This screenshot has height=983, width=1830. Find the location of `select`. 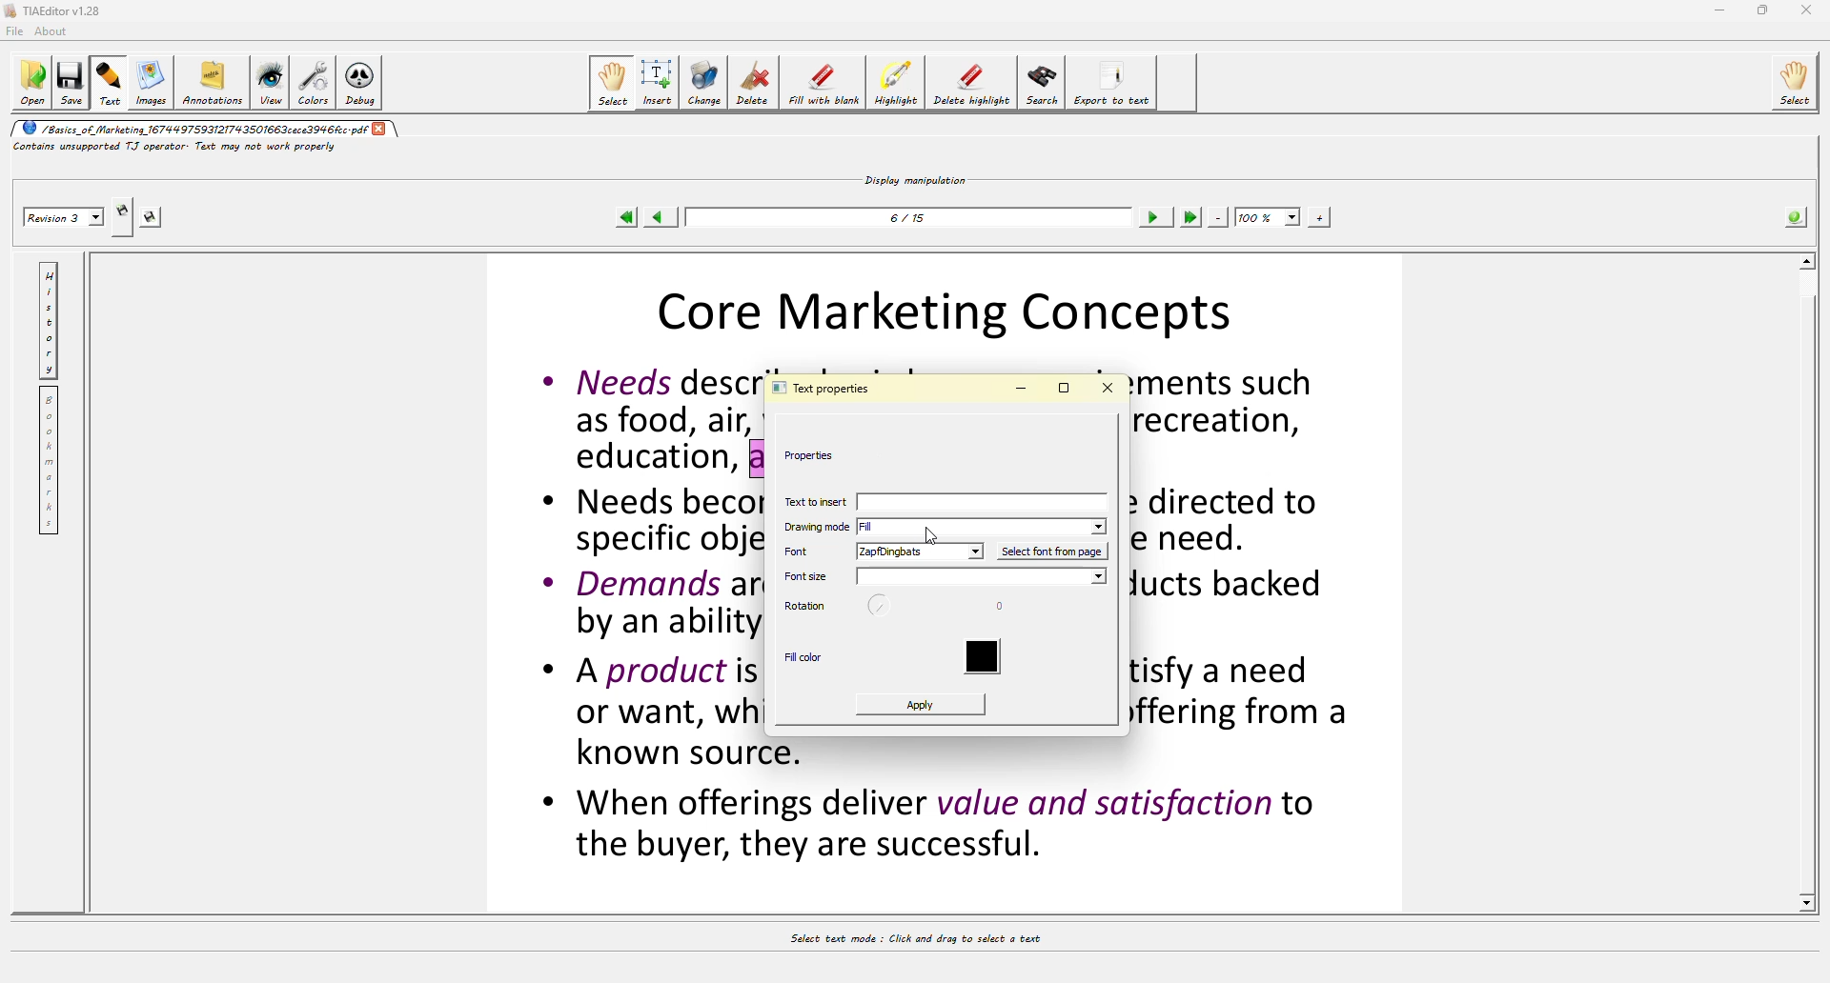

select is located at coordinates (614, 83).